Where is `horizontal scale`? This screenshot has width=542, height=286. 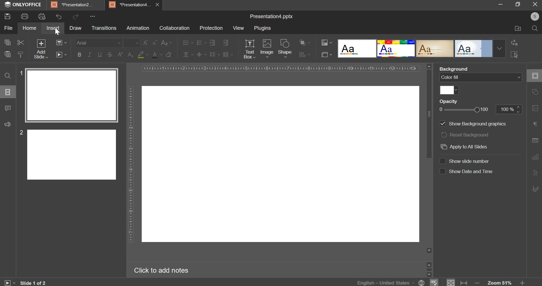
horizontal scale is located at coordinates (281, 68).